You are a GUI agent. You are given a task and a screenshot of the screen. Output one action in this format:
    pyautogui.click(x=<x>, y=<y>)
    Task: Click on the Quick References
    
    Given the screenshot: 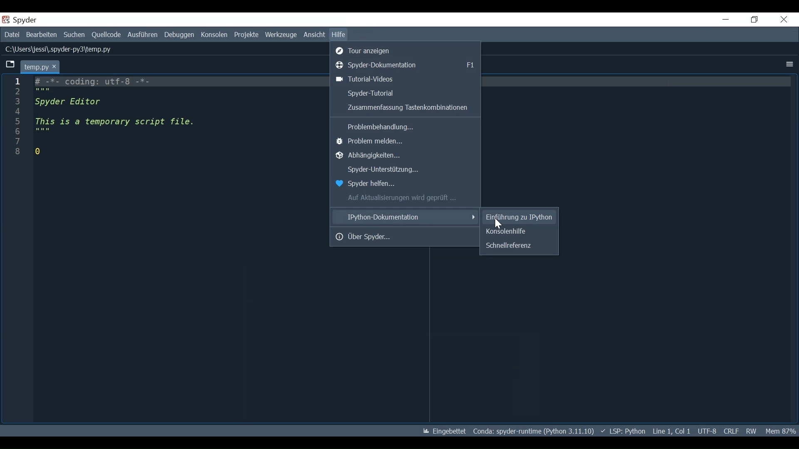 What is the action you would take?
    pyautogui.click(x=518, y=245)
    